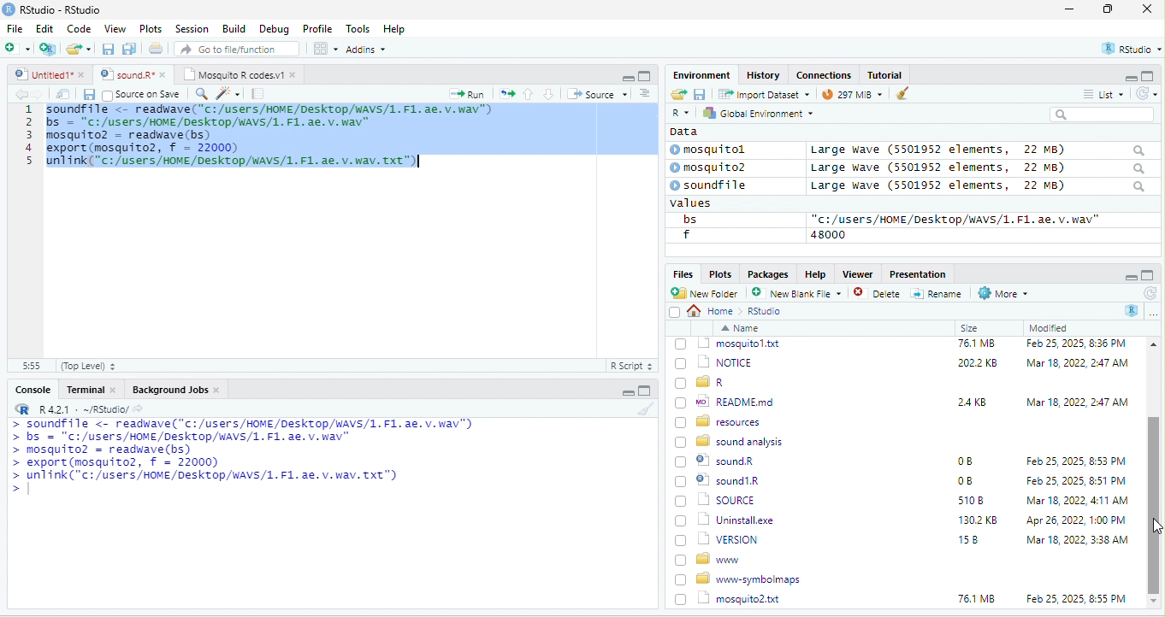  I want to click on # import Dataset, so click(762, 93).